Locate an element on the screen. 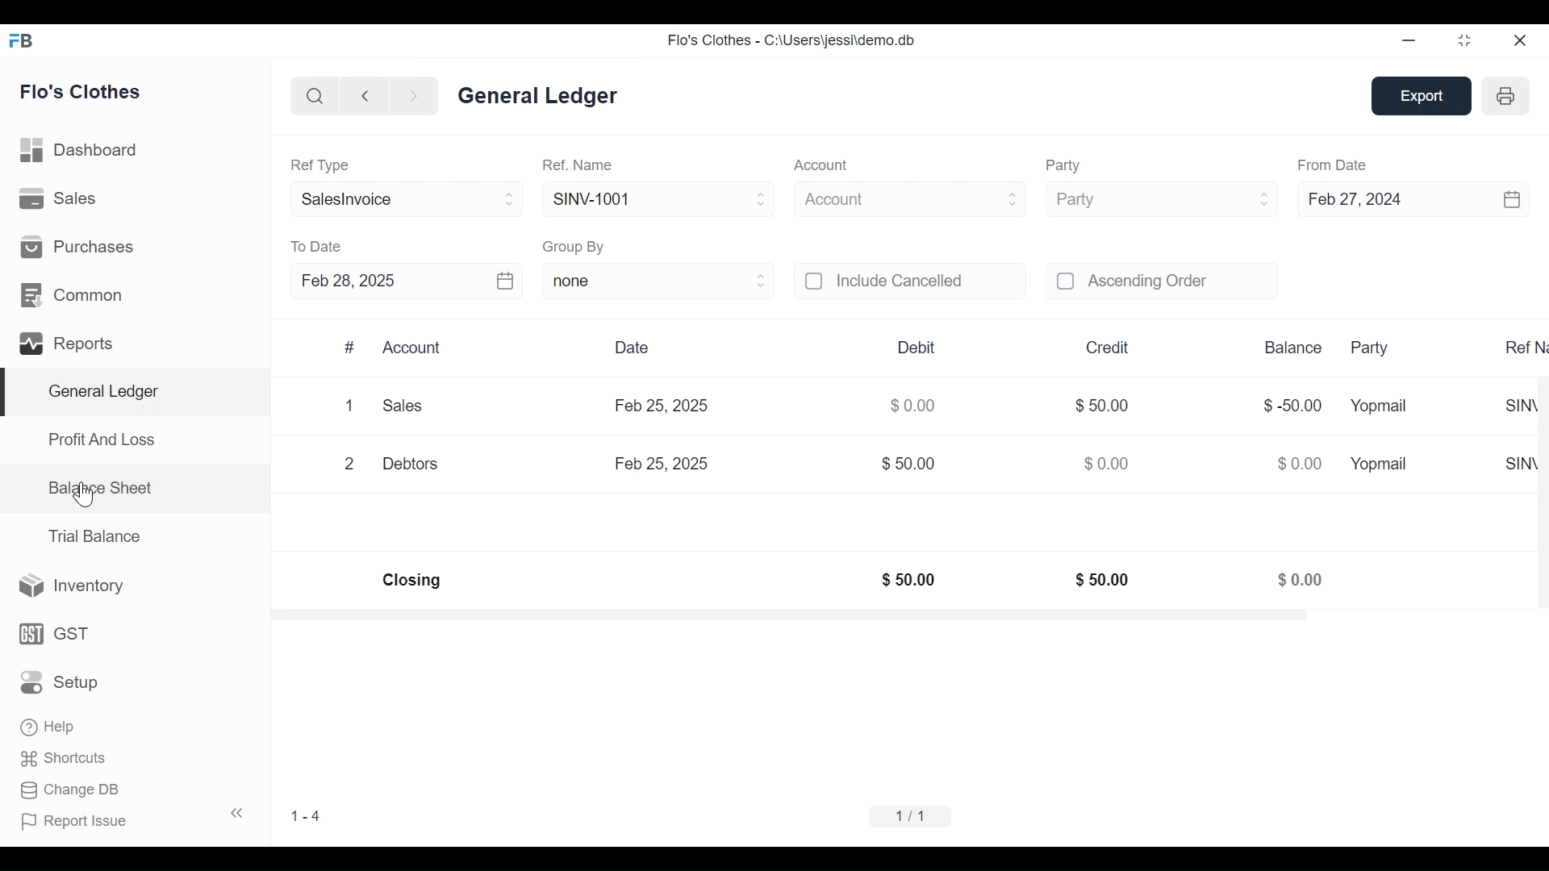 Image resolution: width=1549 pixels, height=871 pixels. Party is located at coordinates (1163, 198).